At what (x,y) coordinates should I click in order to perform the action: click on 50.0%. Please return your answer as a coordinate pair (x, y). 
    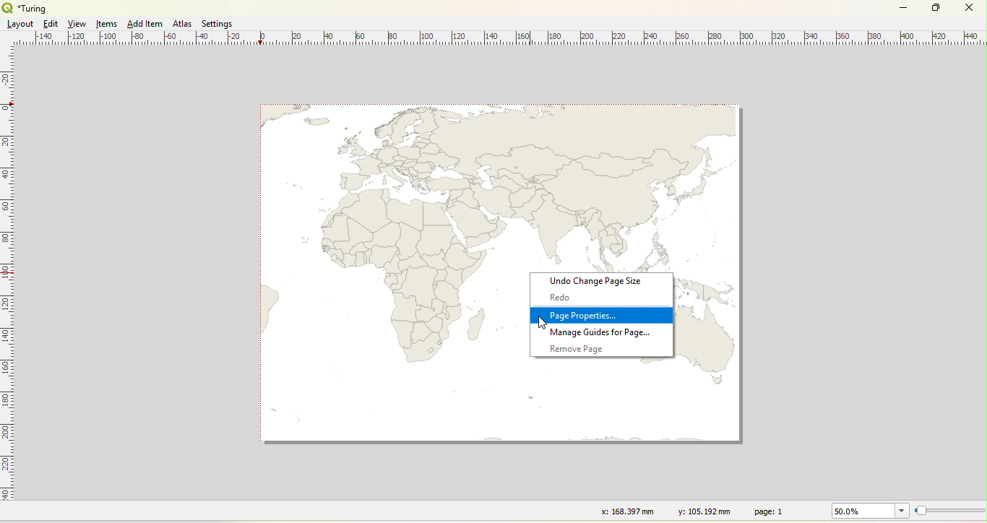
    Looking at the image, I should click on (868, 511).